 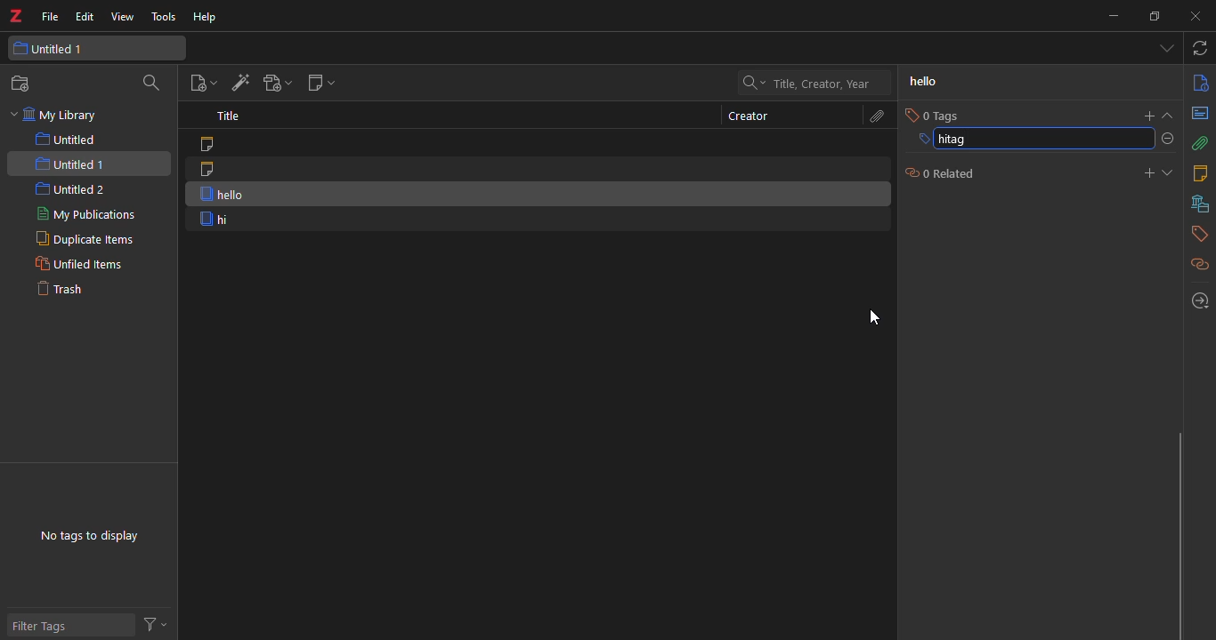 What do you see at coordinates (742, 116) in the screenshot?
I see `creator` at bounding box center [742, 116].